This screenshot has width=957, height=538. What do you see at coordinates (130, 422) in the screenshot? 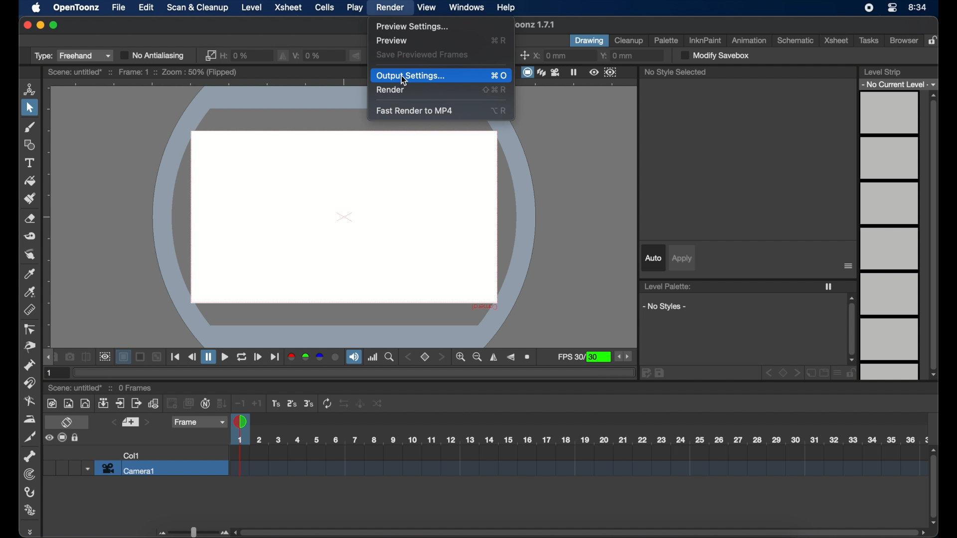
I see `set` at bounding box center [130, 422].